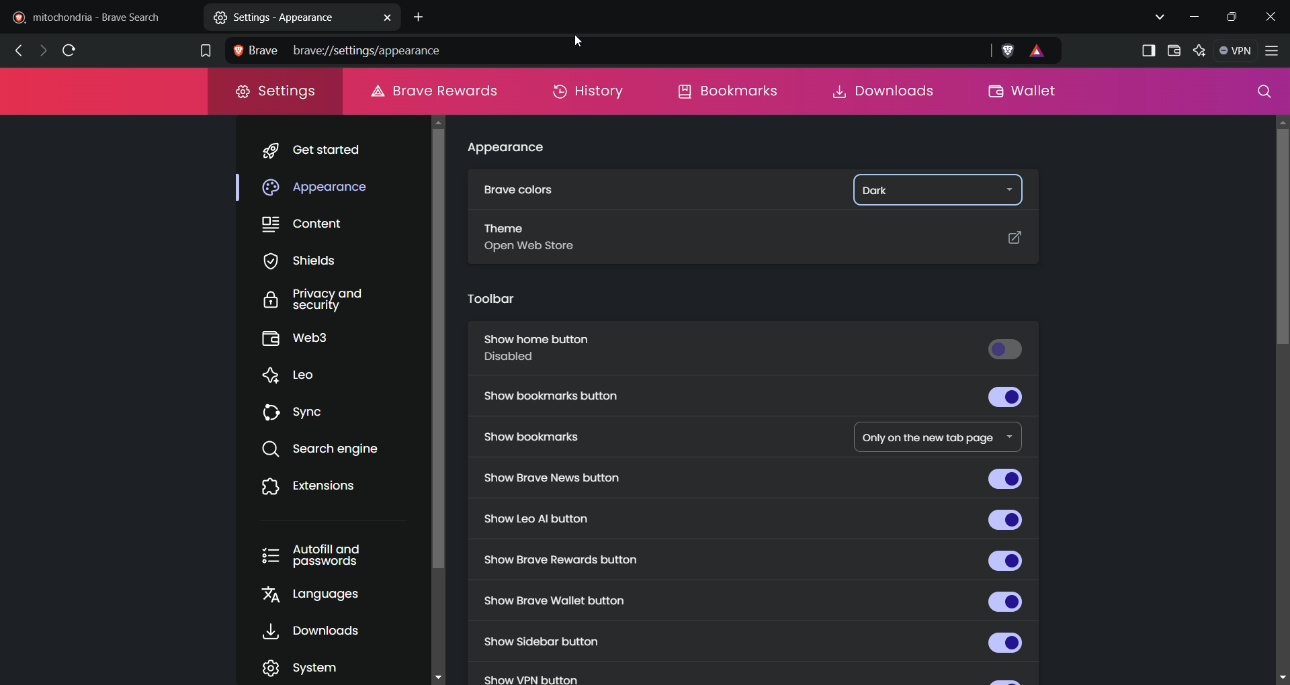 The height and width of the screenshot is (685, 1290). I want to click on brave colors, so click(519, 192).